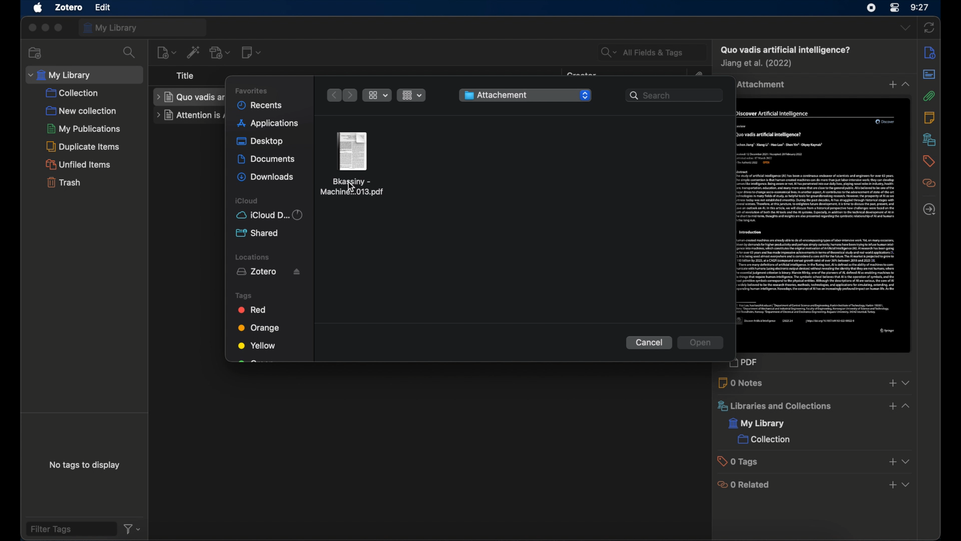 This screenshot has height=541, width=961. I want to click on file, so click(353, 163).